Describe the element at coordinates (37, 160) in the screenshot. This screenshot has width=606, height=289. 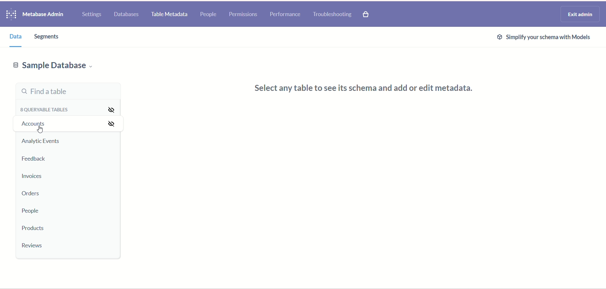
I see `eedback` at that location.